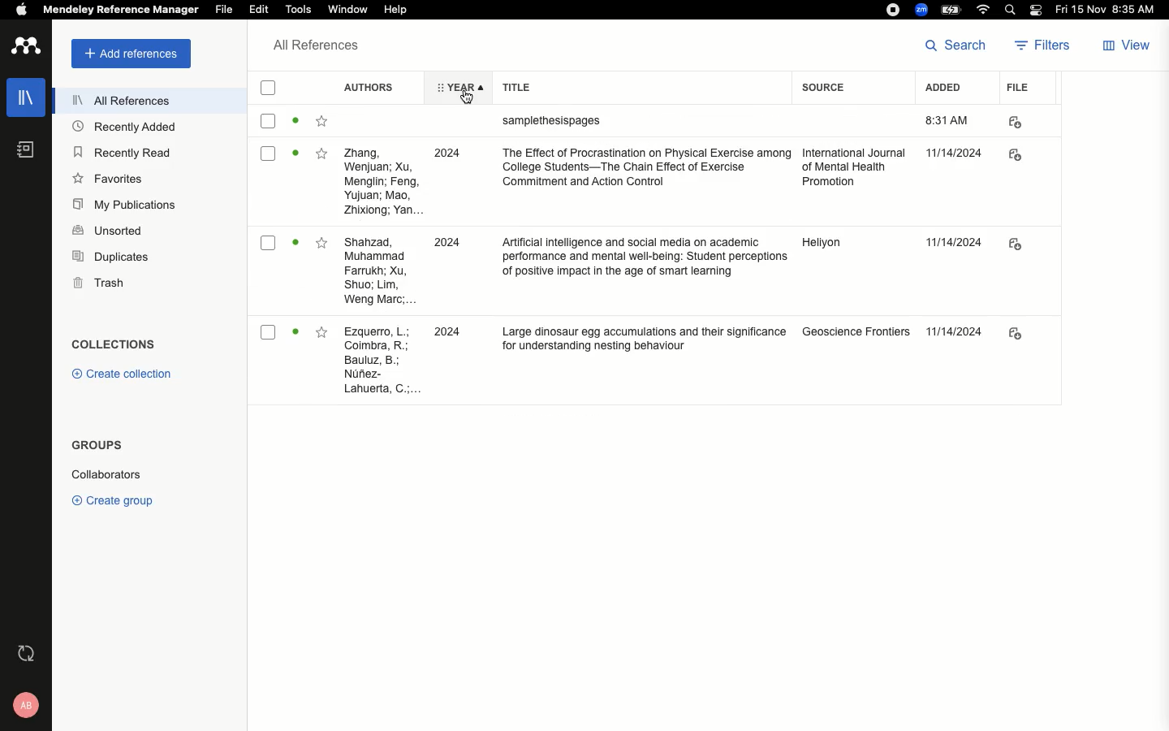 The height and width of the screenshot is (731, 1169). I want to click on Recently added, so click(120, 128).